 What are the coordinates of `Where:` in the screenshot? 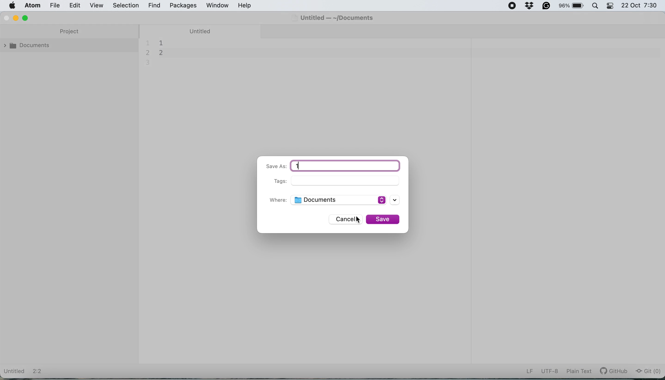 It's located at (278, 201).